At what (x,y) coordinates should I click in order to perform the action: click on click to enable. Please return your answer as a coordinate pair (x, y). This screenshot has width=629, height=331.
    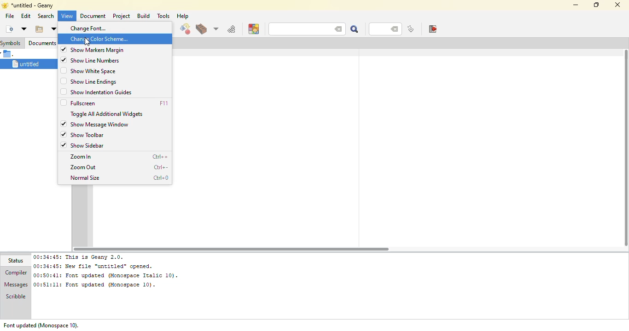
    Looking at the image, I should click on (63, 71).